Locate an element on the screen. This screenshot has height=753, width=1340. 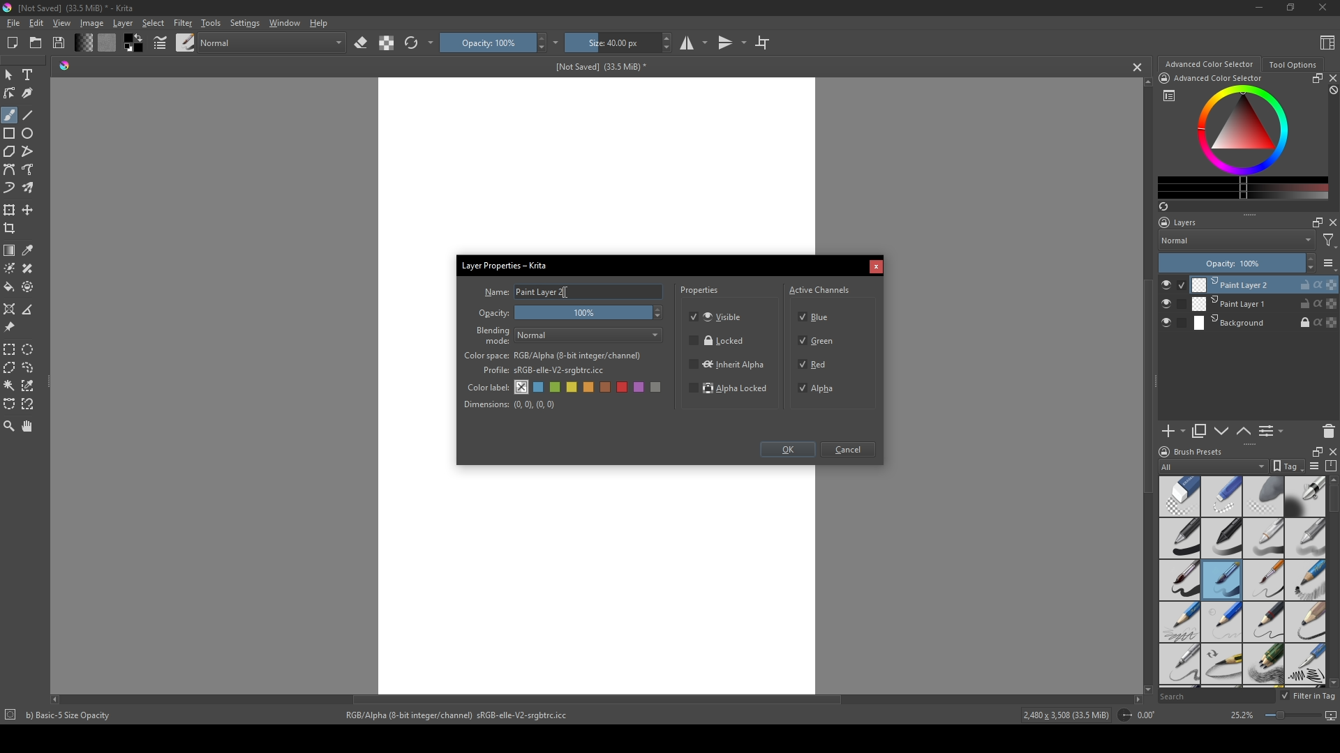
eyedropper is located at coordinates (29, 250).